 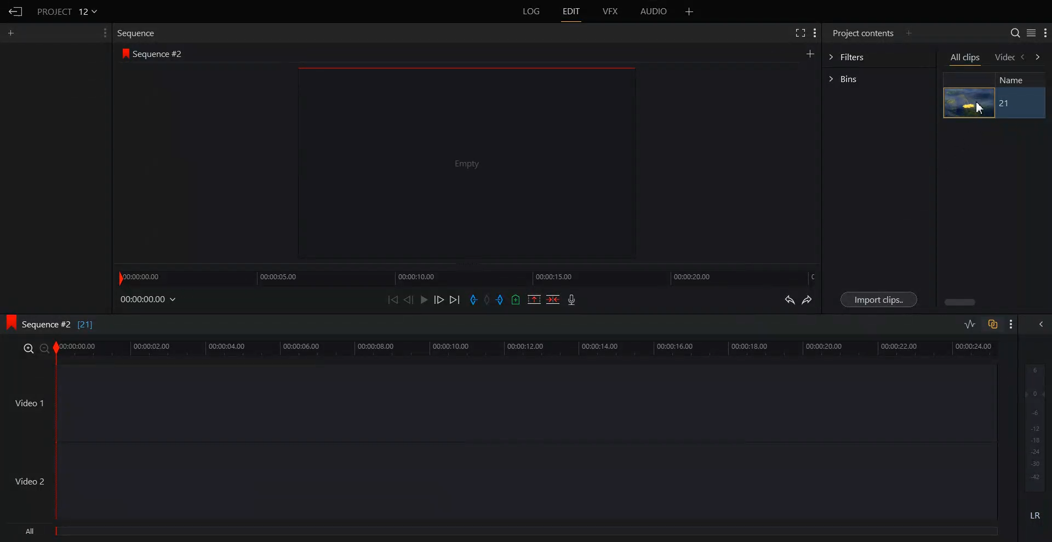 I want to click on Show Full audio mix, so click(x=1038, y=324).